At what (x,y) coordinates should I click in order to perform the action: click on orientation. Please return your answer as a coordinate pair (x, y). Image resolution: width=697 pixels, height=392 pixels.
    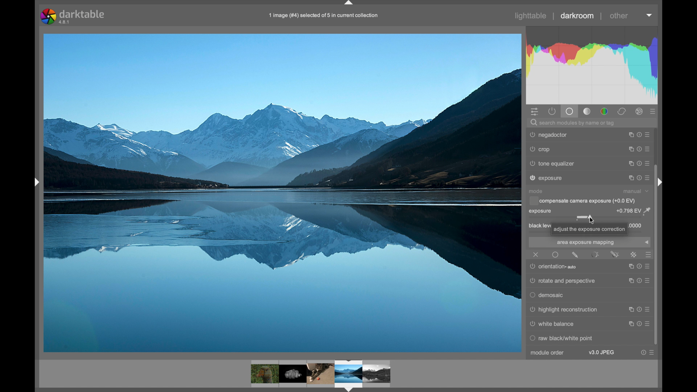
    Looking at the image, I should click on (555, 267).